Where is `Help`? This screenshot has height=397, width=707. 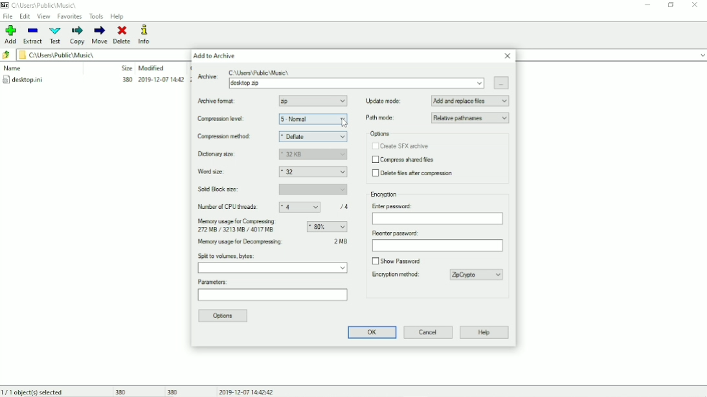 Help is located at coordinates (117, 17).